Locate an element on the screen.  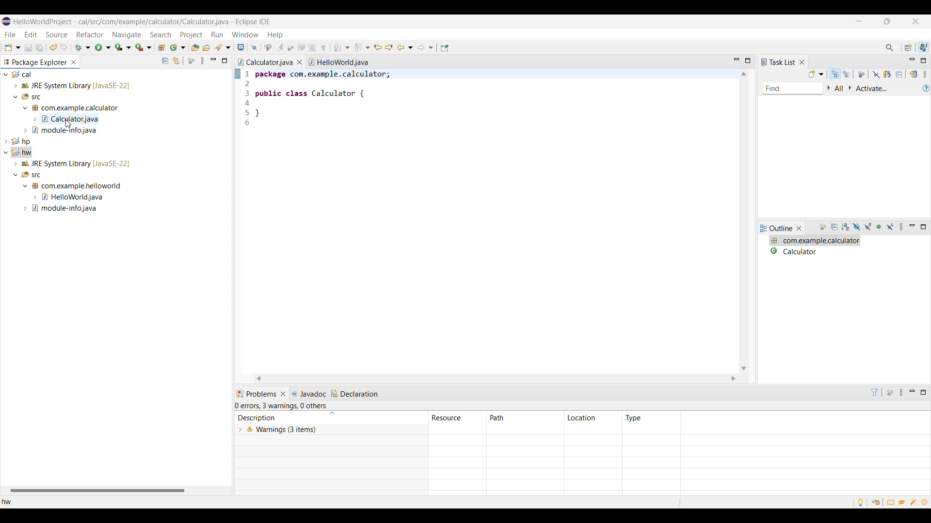
Focus on active task is located at coordinates (191, 61).